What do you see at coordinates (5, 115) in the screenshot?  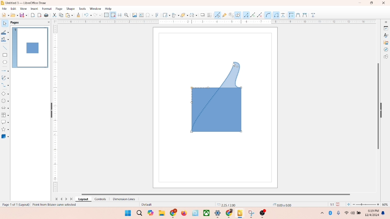 I see `flowchart` at bounding box center [5, 115].